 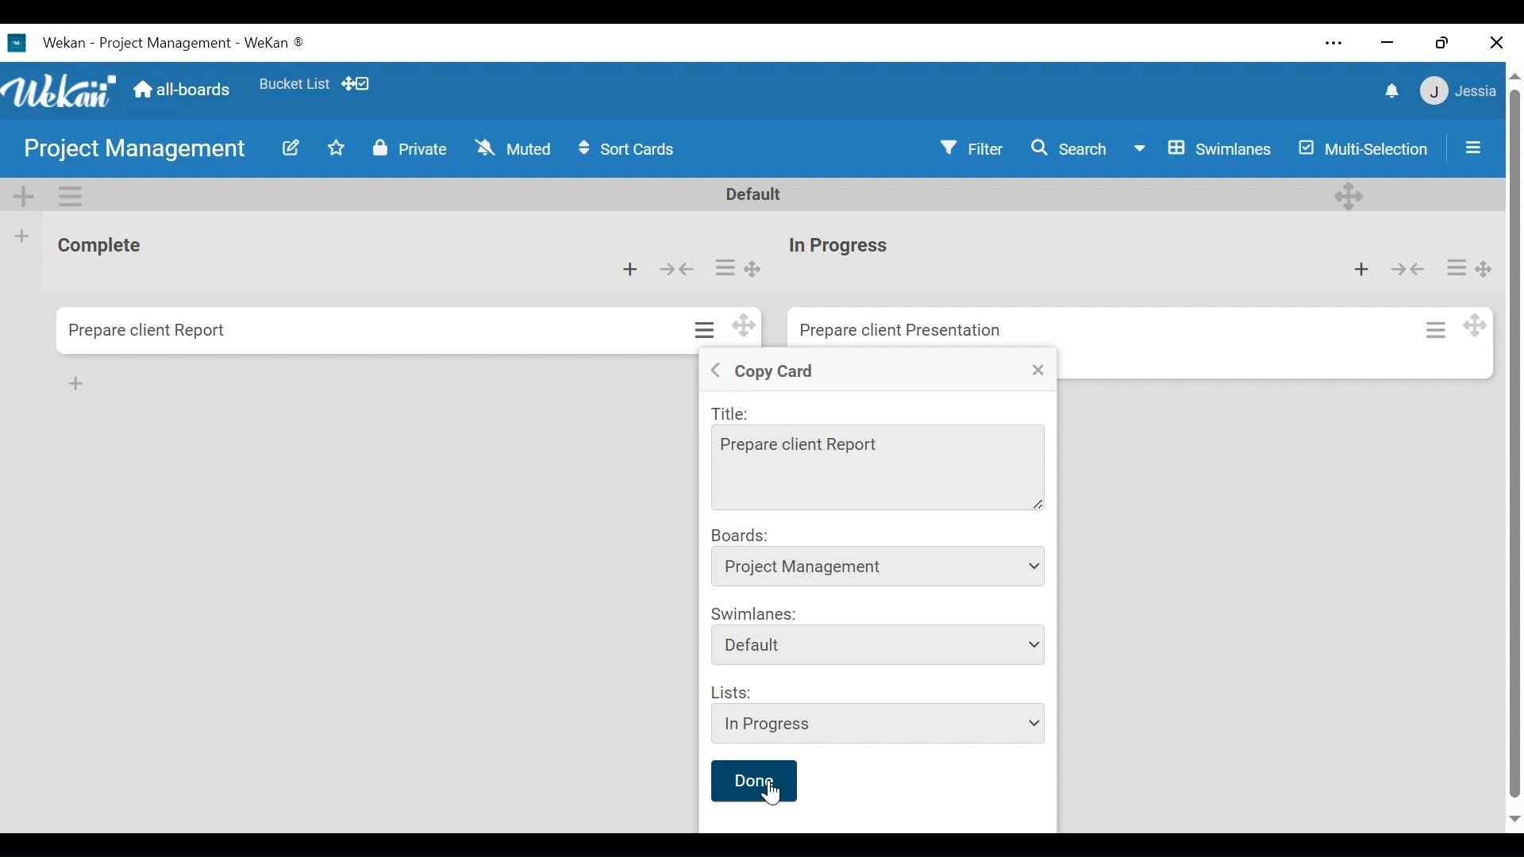 I want to click on Title, so click(x=735, y=413).